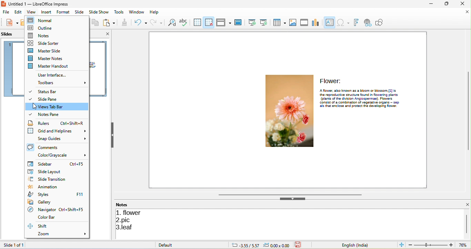 Image resolution: width=471 pixels, height=249 pixels. What do you see at coordinates (119, 12) in the screenshot?
I see `tools` at bounding box center [119, 12].